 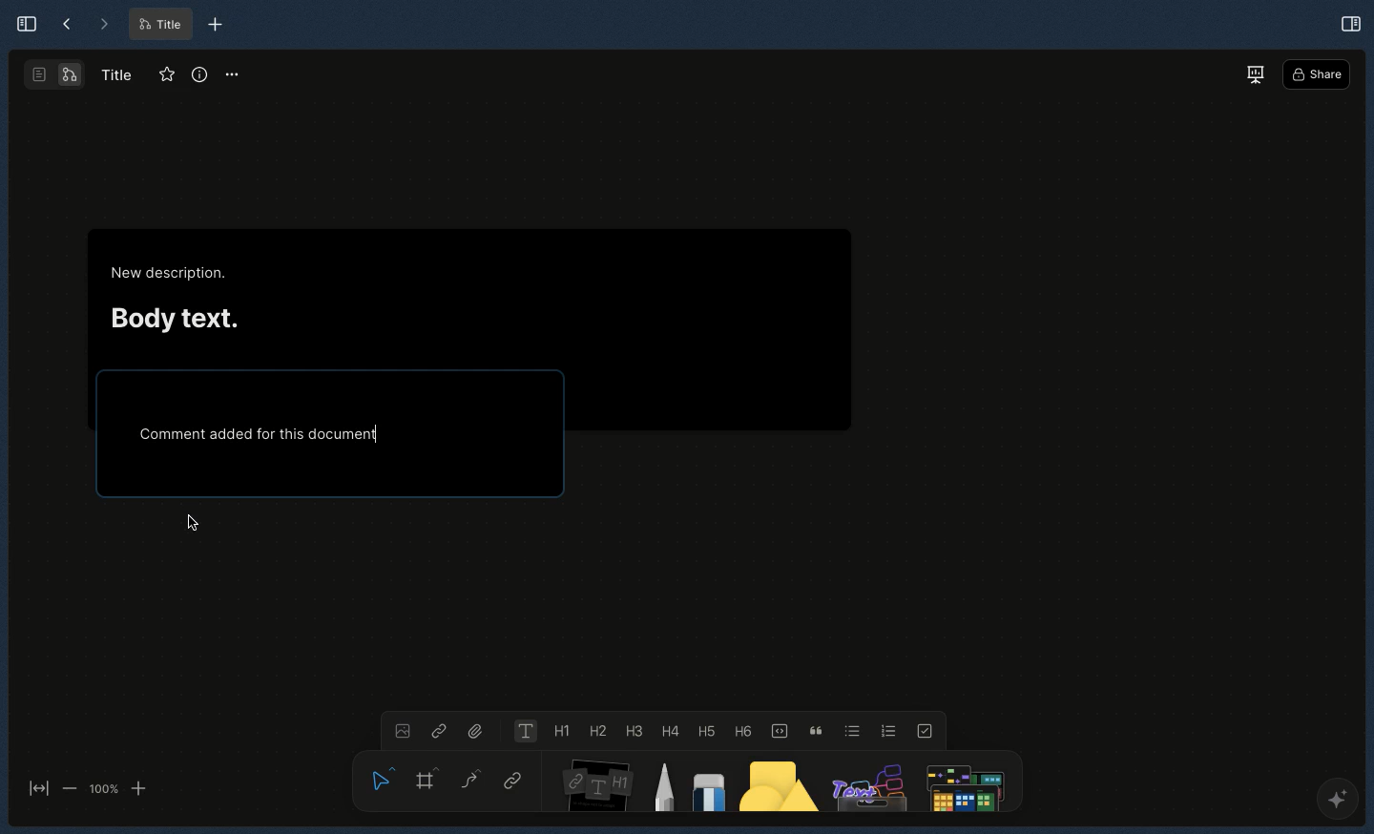 What do you see at coordinates (597, 730) in the screenshot?
I see `Heading 2` at bounding box center [597, 730].